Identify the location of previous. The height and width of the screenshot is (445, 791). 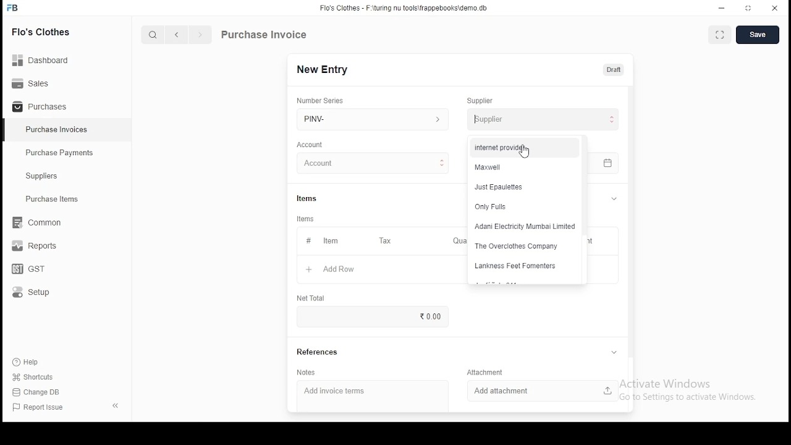
(177, 35).